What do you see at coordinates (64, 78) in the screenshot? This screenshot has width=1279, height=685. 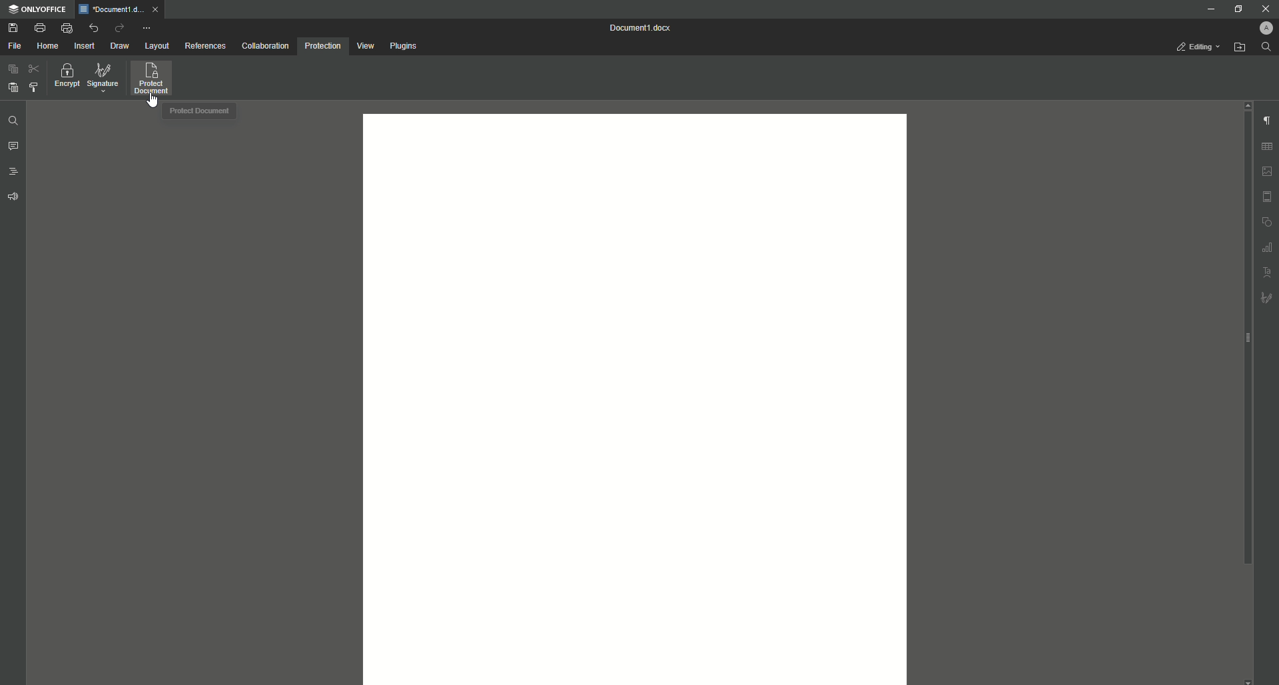 I see `Encrypt` at bounding box center [64, 78].